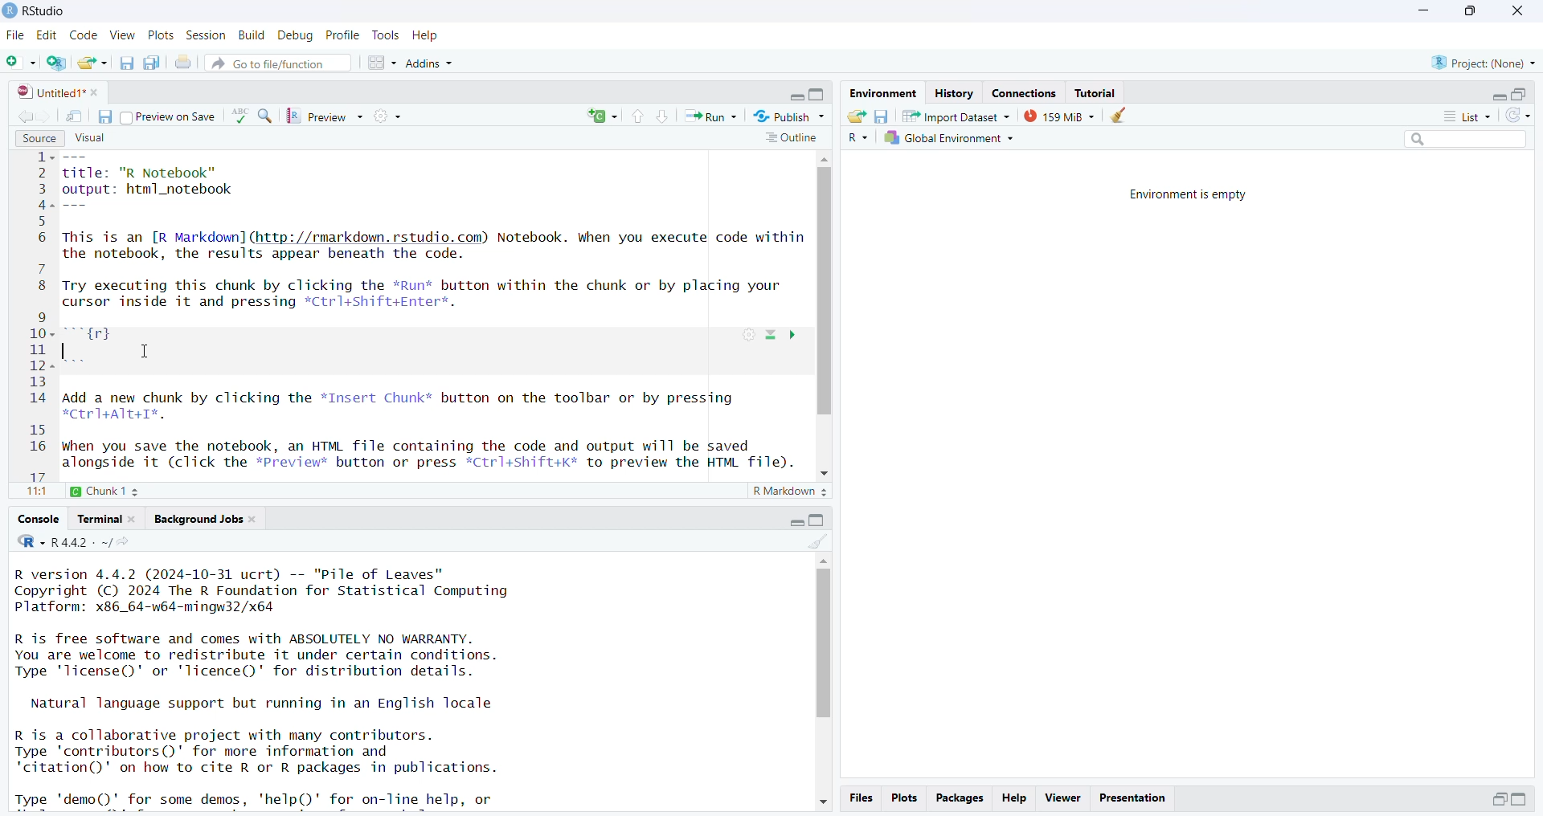 Image resolution: width=1543 pixels, height=816 pixels. I want to click on save current document, so click(105, 116).